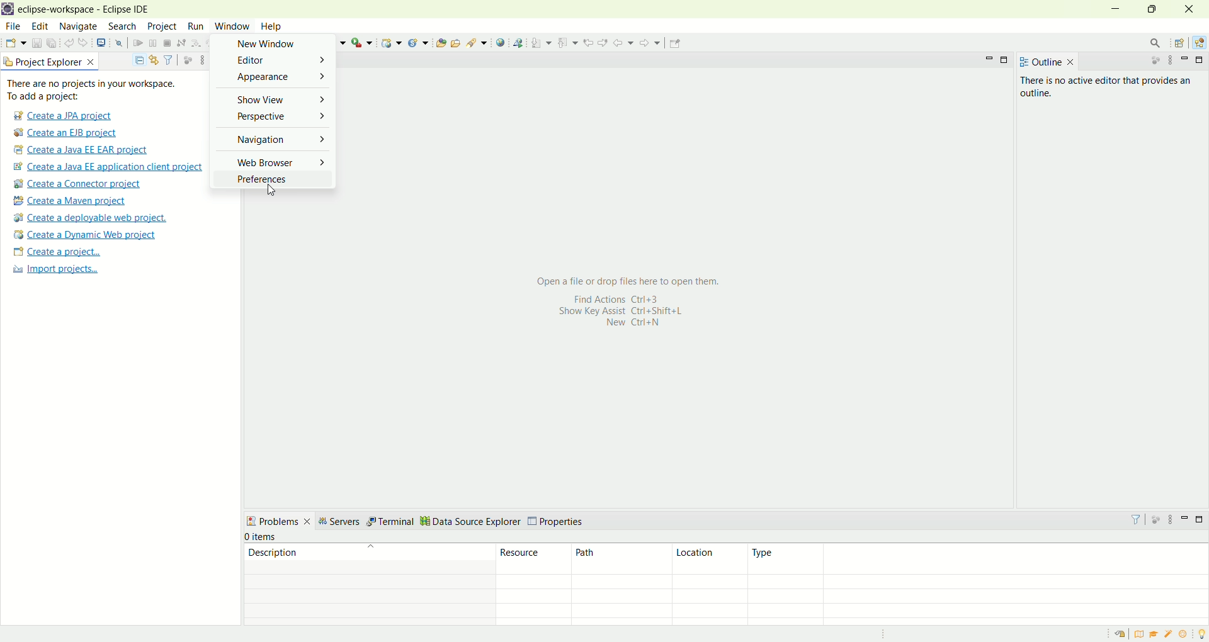 This screenshot has width=1209, height=642. What do you see at coordinates (270, 192) in the screenshot?
I see `cursor` at bounding box center [270, 192].